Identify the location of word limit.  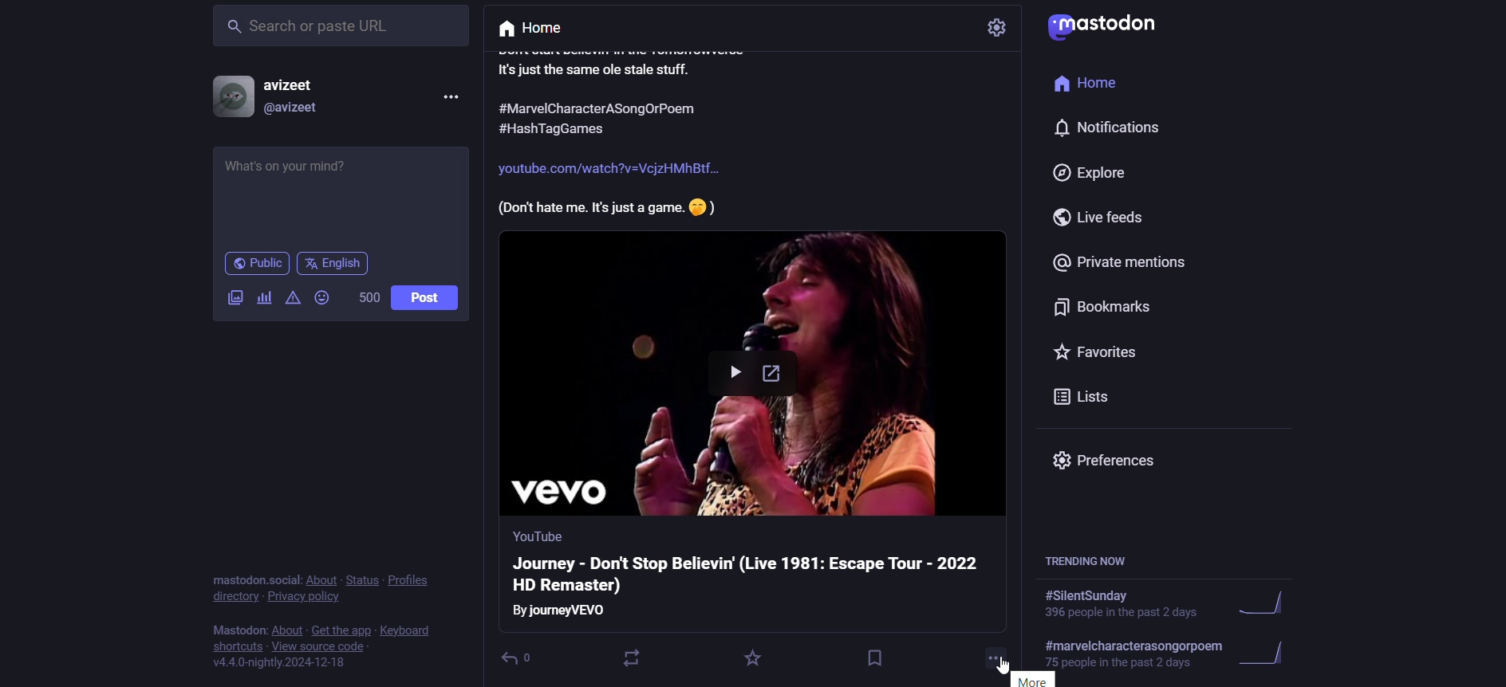
(369, 300).